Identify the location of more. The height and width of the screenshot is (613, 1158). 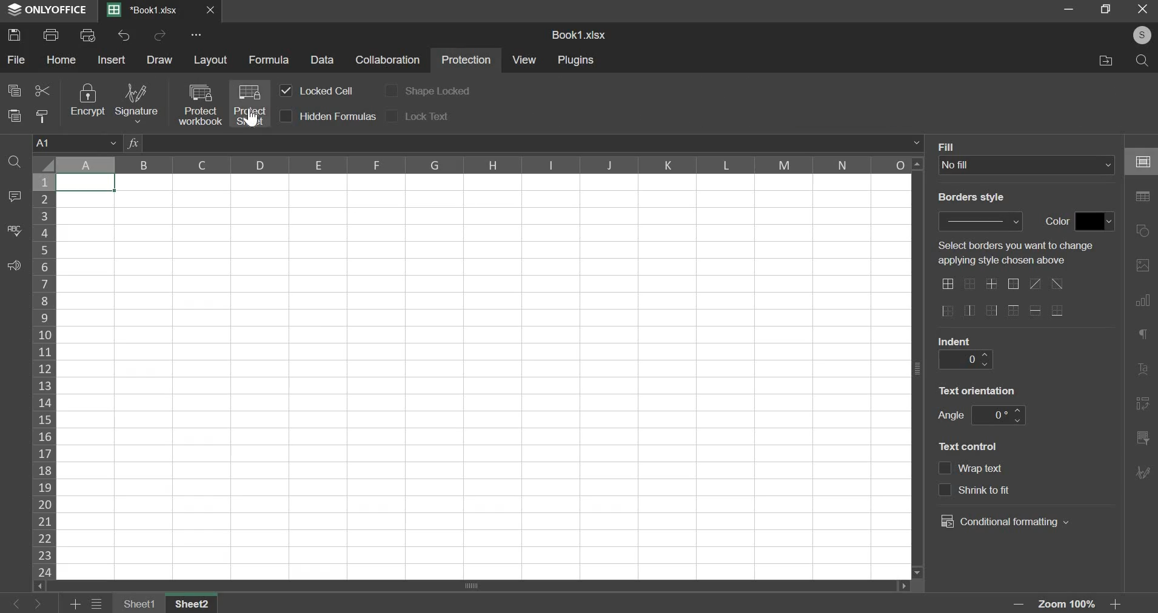
(198, 35).